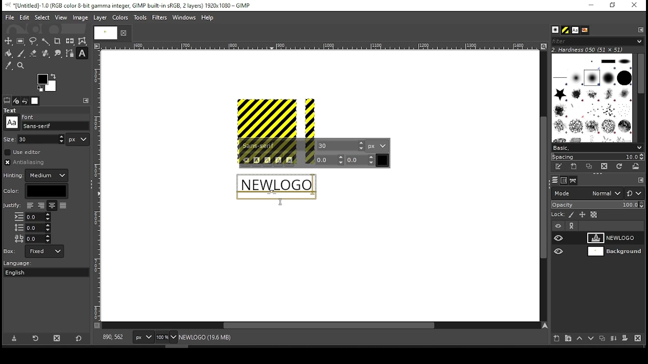 The height and width of the screenshot is (364, 648). I want to click on font size, so click(42, 139).